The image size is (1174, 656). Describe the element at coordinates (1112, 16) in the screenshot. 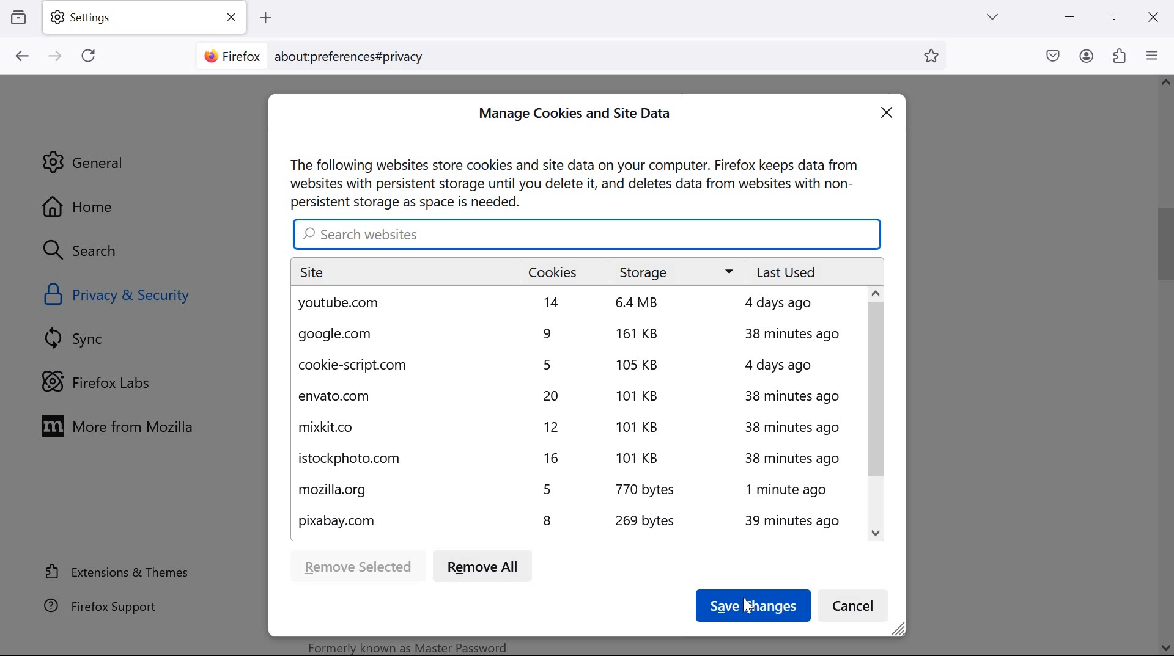

I see `restore down` at that location.